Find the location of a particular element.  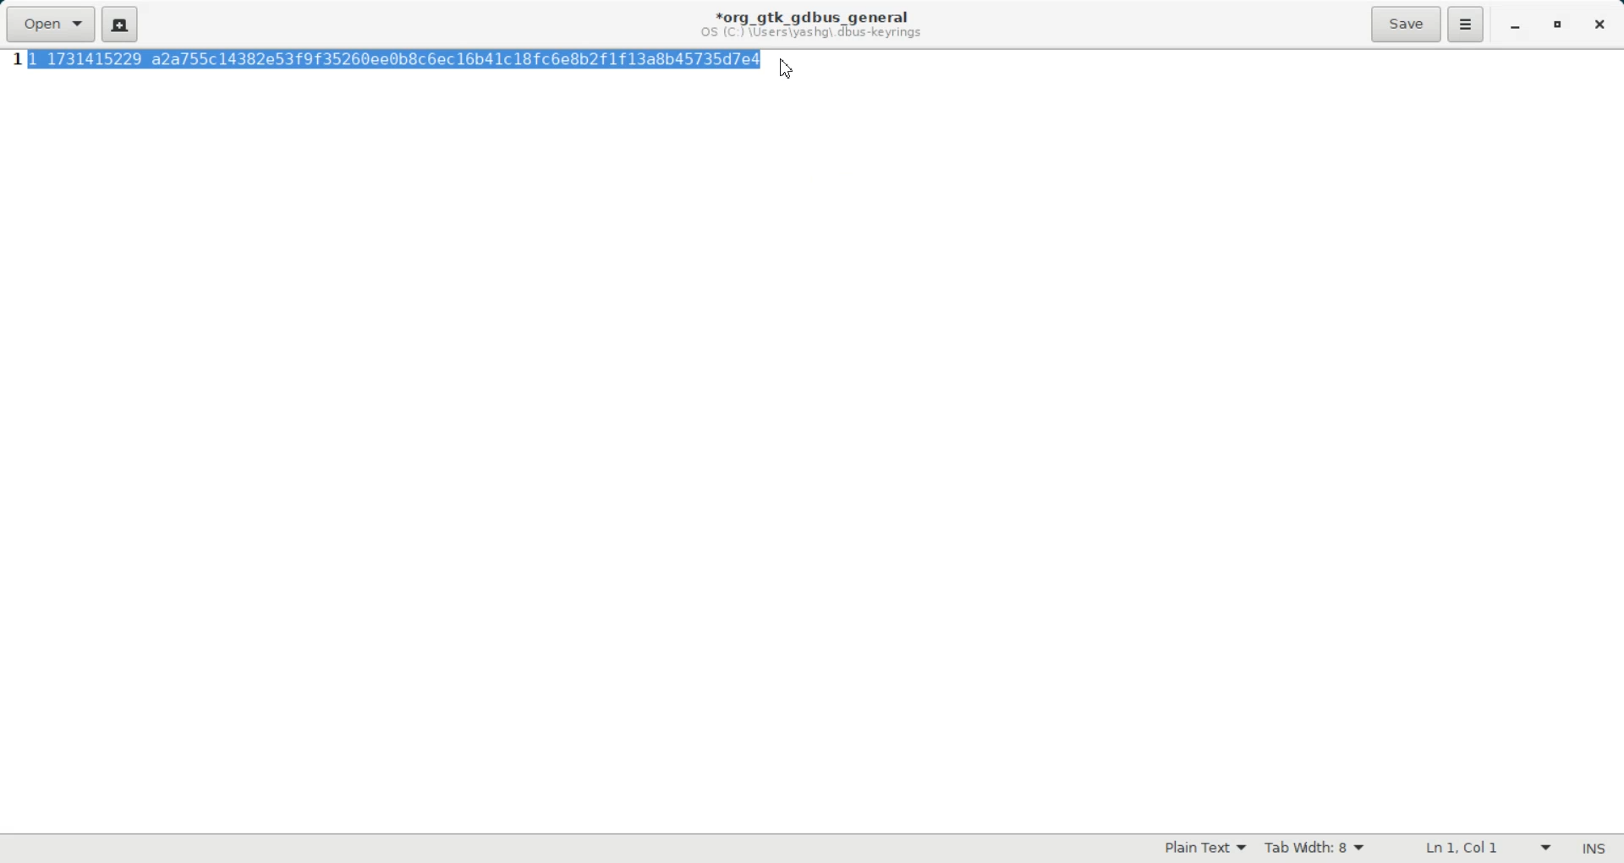

Cursor is located at coordinates (789, 69).